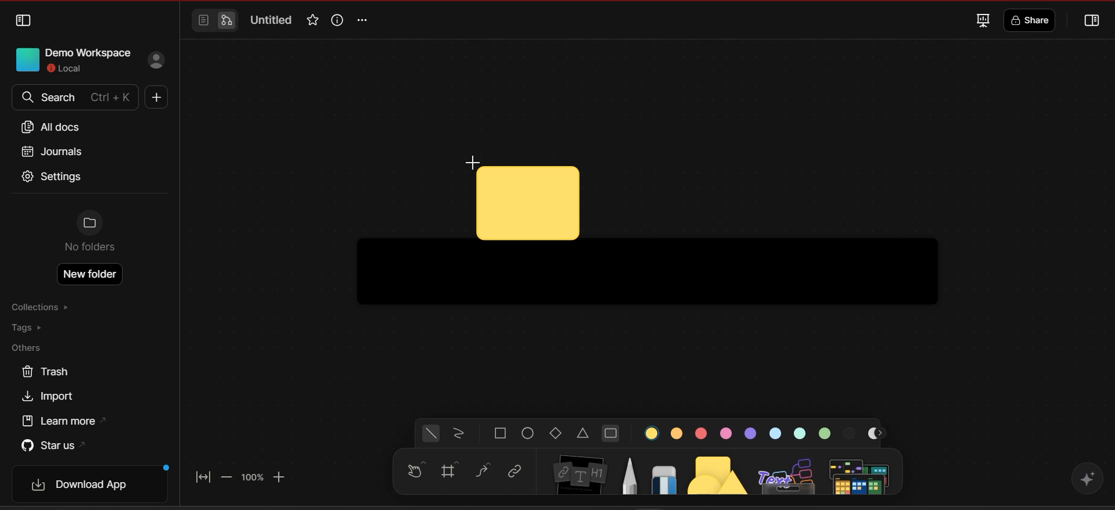 The width and height of the screenshot is (1115, 510). I want to click on color 7, so click(801, 433).